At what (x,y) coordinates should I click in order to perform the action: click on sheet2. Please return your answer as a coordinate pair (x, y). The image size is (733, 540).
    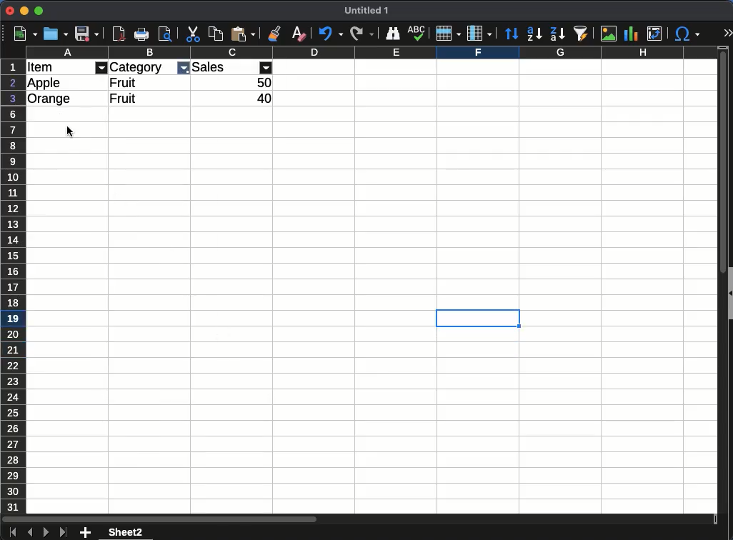
    Looking at the image, I should click on (128, 532).